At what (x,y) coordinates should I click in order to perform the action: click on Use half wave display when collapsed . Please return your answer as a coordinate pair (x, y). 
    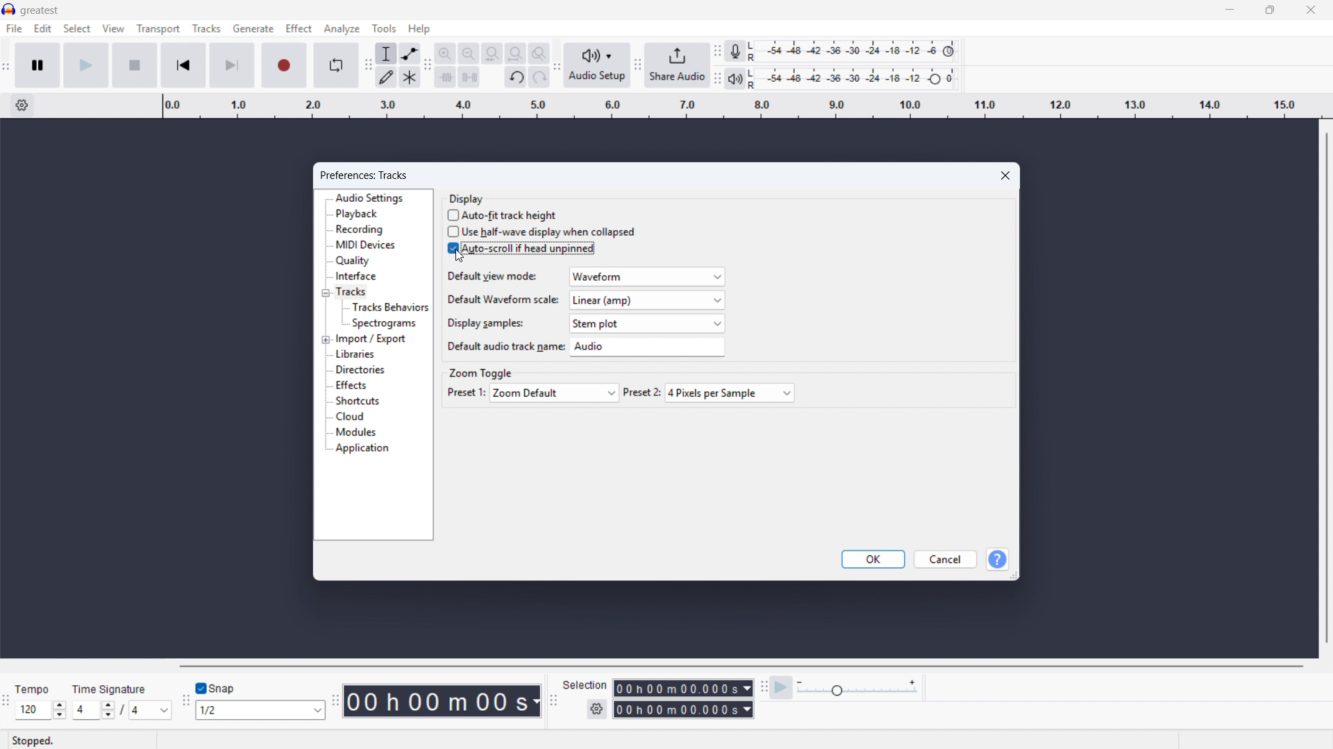
    Looking at the image, I should click on (542, 232).